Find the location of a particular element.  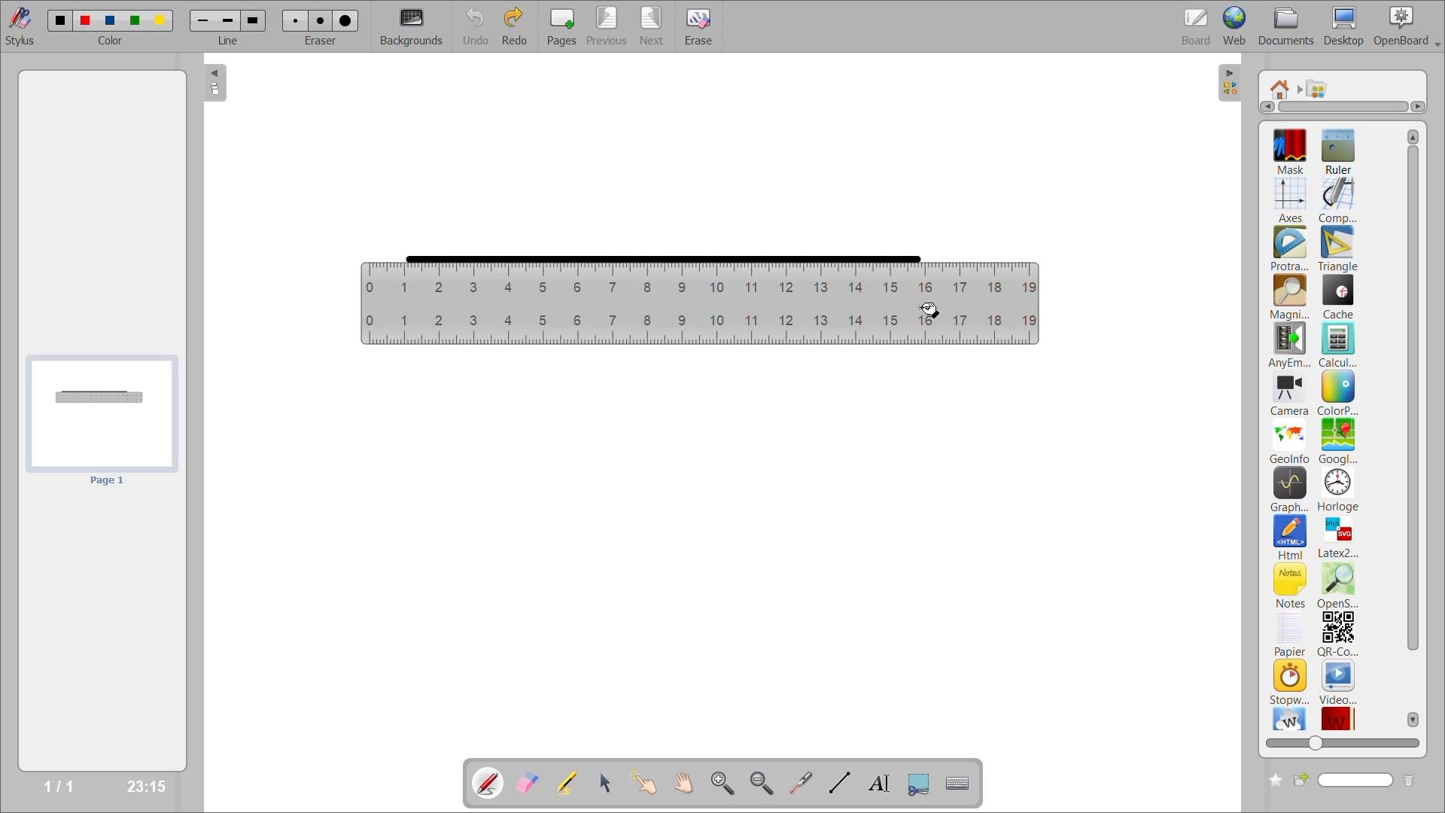

compass is located at coordinates (1338, 200).